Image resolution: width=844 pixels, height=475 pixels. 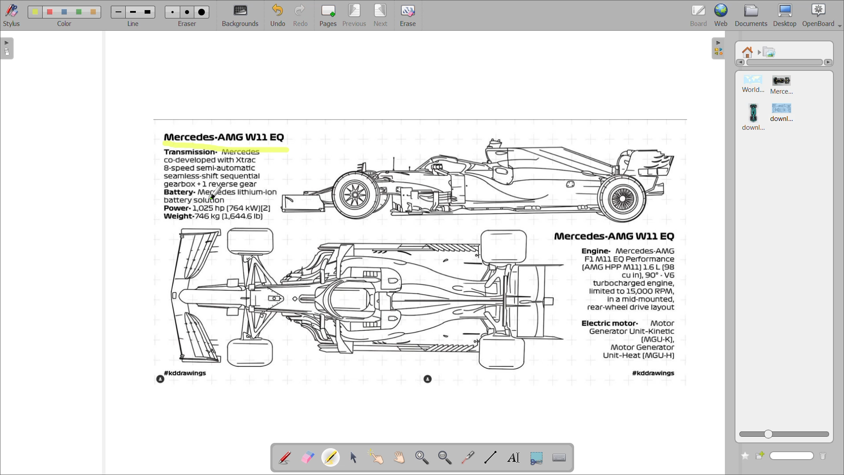 What do you see at coordinates (422, 251) in the screenshot?
I see `image` at bounding box center [422, 251].